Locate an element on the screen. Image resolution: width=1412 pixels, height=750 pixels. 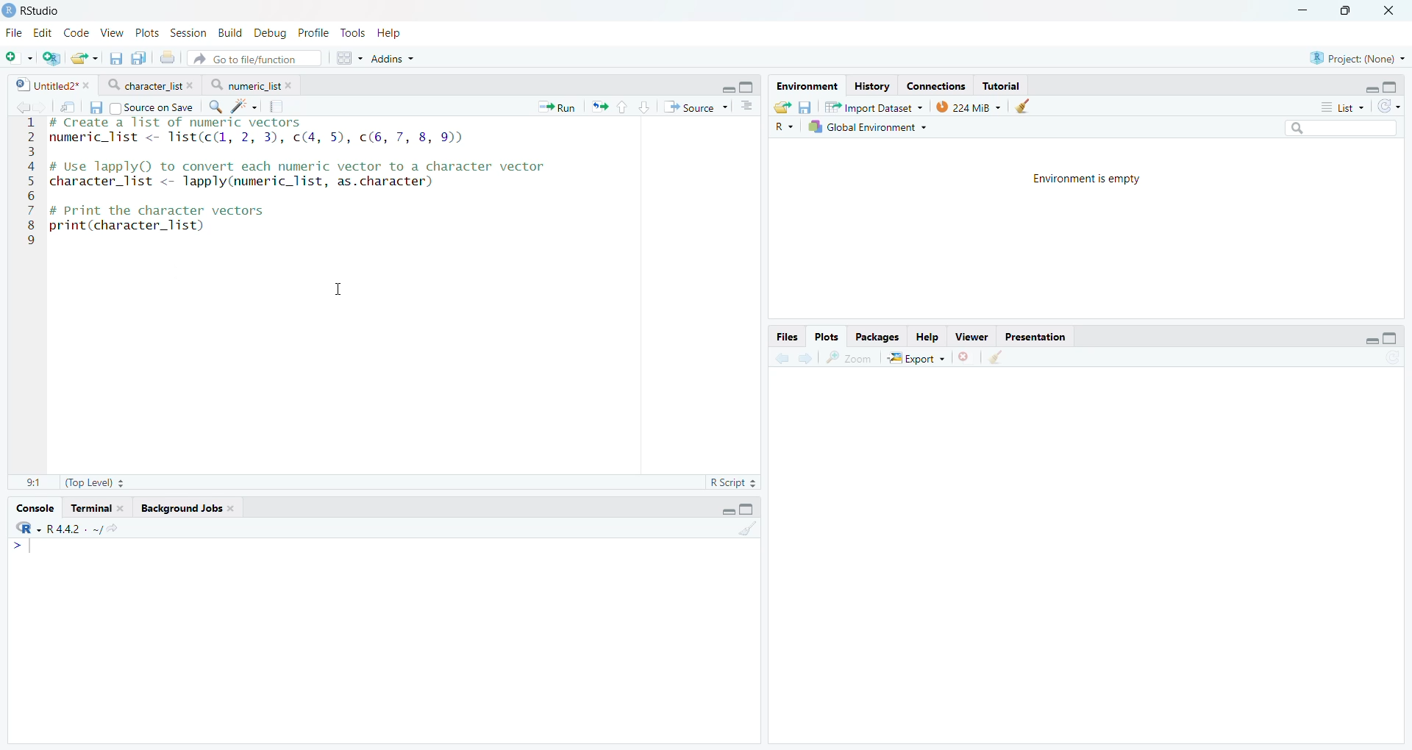
History is located at coordinates (872, 85).